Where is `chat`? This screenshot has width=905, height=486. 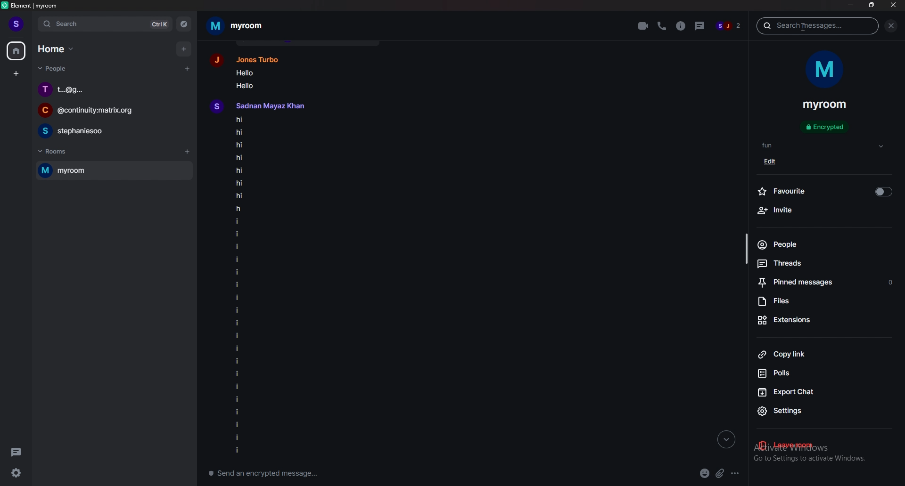
chat is located at coordinates (111, 90).